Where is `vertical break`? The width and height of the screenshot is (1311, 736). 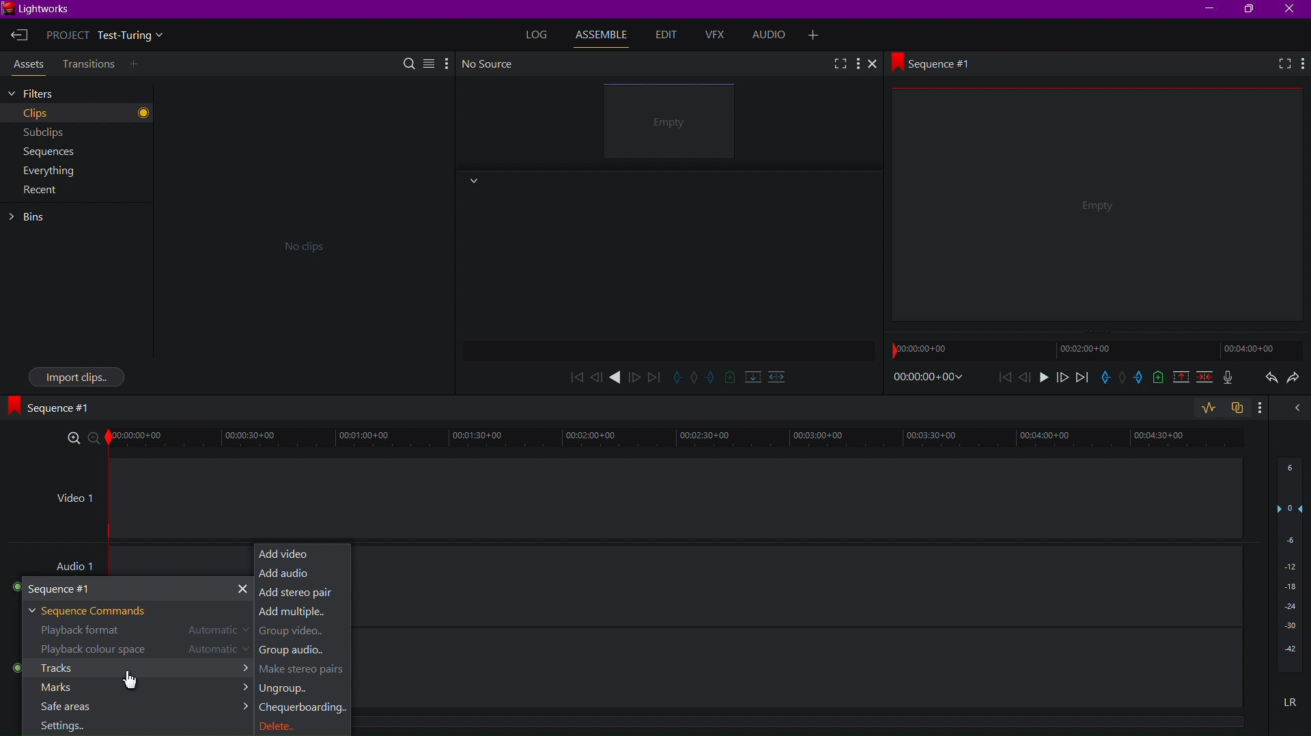 vertical break is located at coordinates (750, 376).